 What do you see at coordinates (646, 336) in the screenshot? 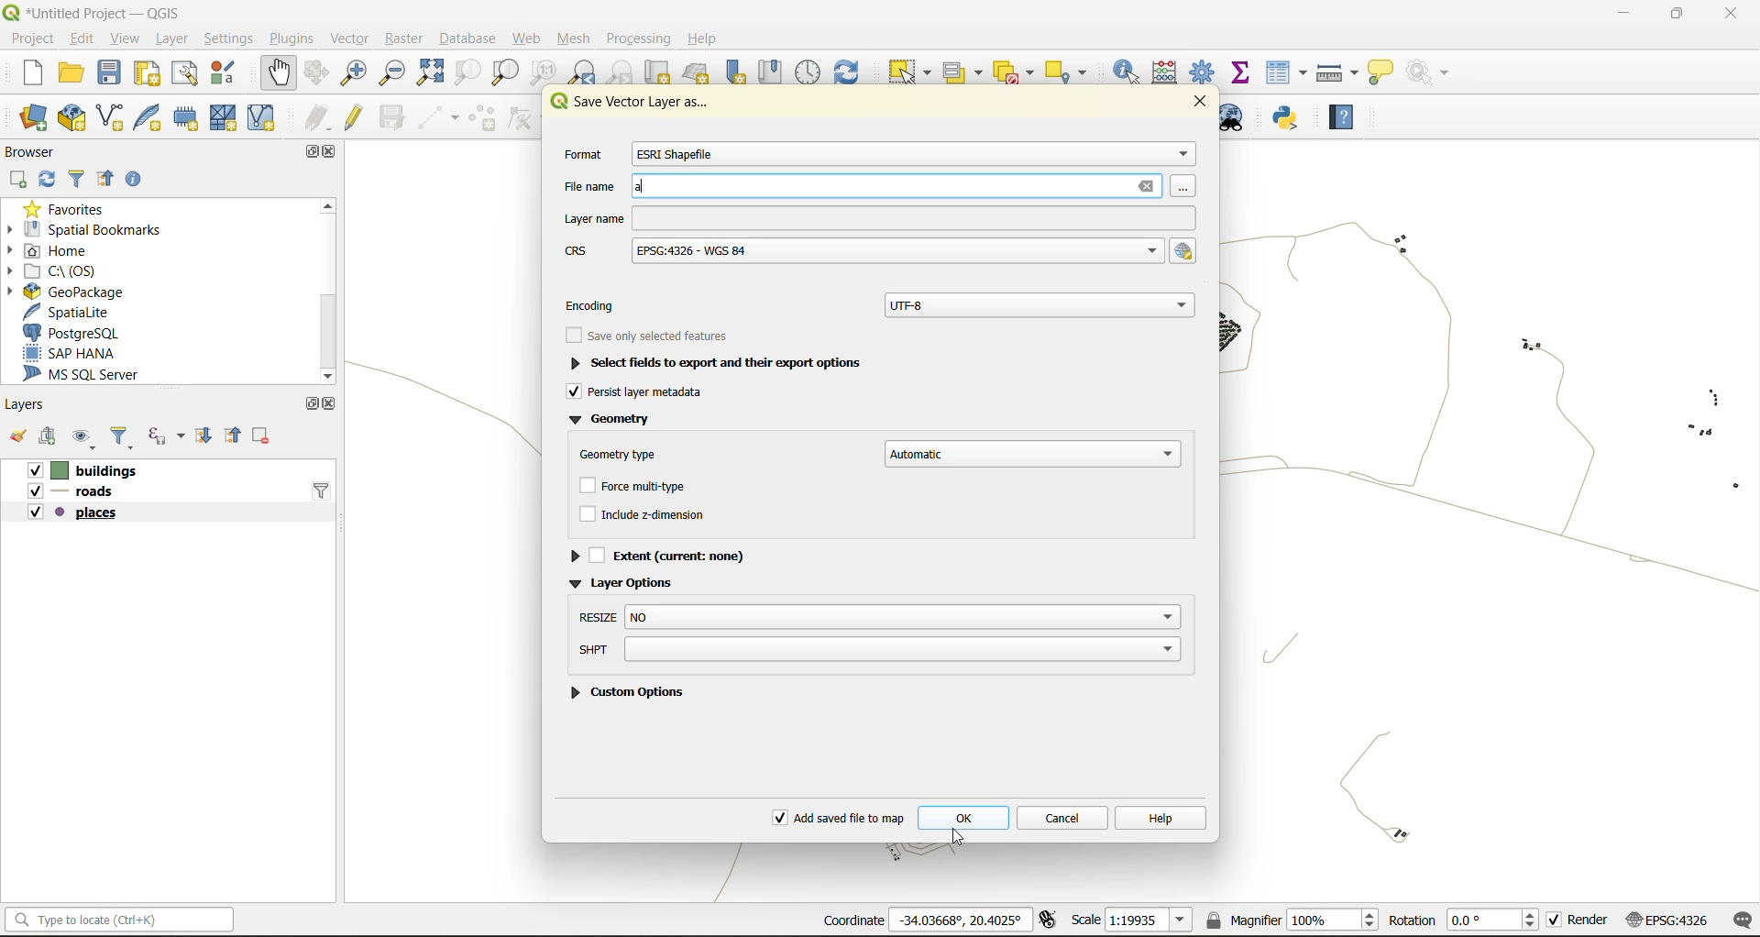
I see `Startonly selected functions` at bounding box center [646, 336].